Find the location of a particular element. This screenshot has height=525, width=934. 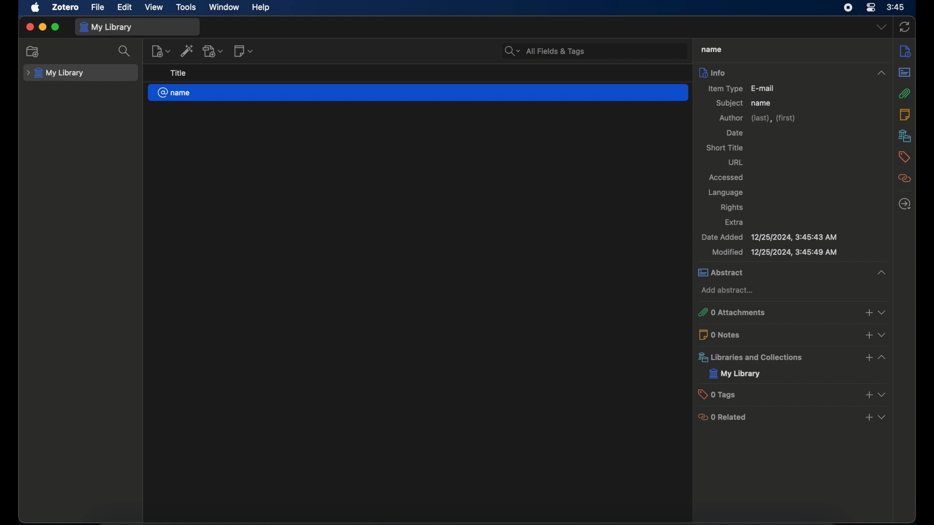

my library is located at coordinates (108, 27).